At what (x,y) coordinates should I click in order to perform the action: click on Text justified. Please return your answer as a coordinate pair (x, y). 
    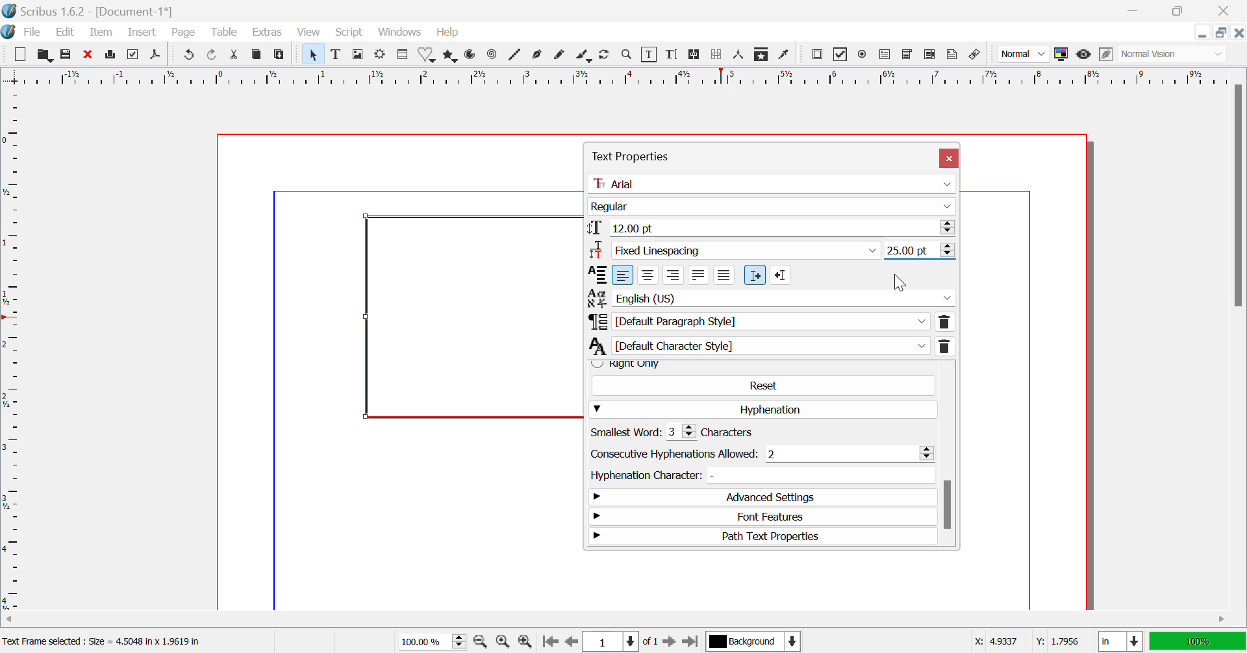
    Looking at the image, I should click on (698, 275).